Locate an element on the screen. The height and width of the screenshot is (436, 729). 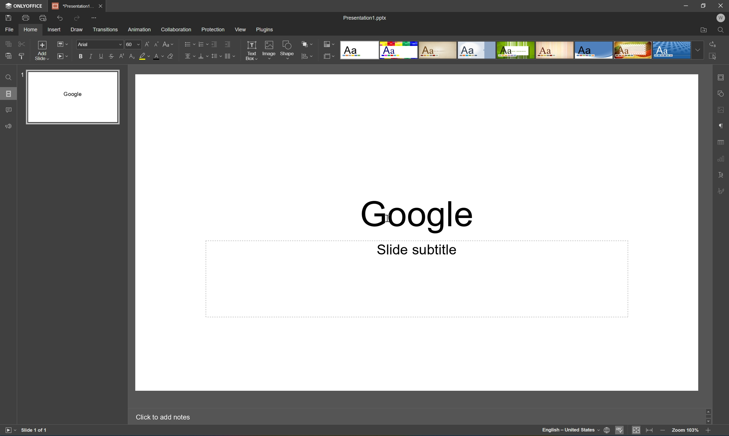
Font color is located at coordinates (159, 57).